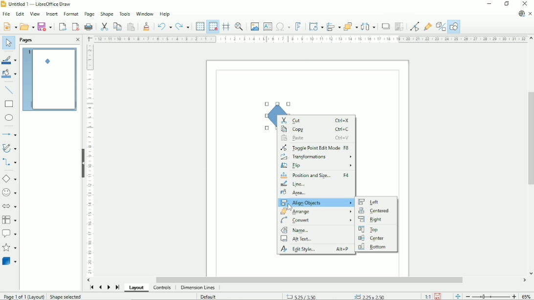 The image size is (534, 300). Describe the element at coordinates (315, 148) in the screenshot. I see `Toggle point edit mode` at that location.